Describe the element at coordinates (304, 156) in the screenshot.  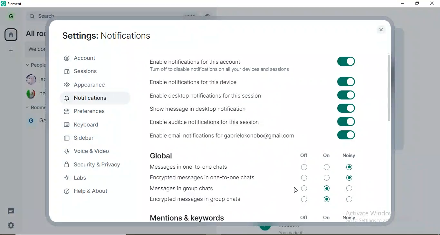
I see `off` at that location.